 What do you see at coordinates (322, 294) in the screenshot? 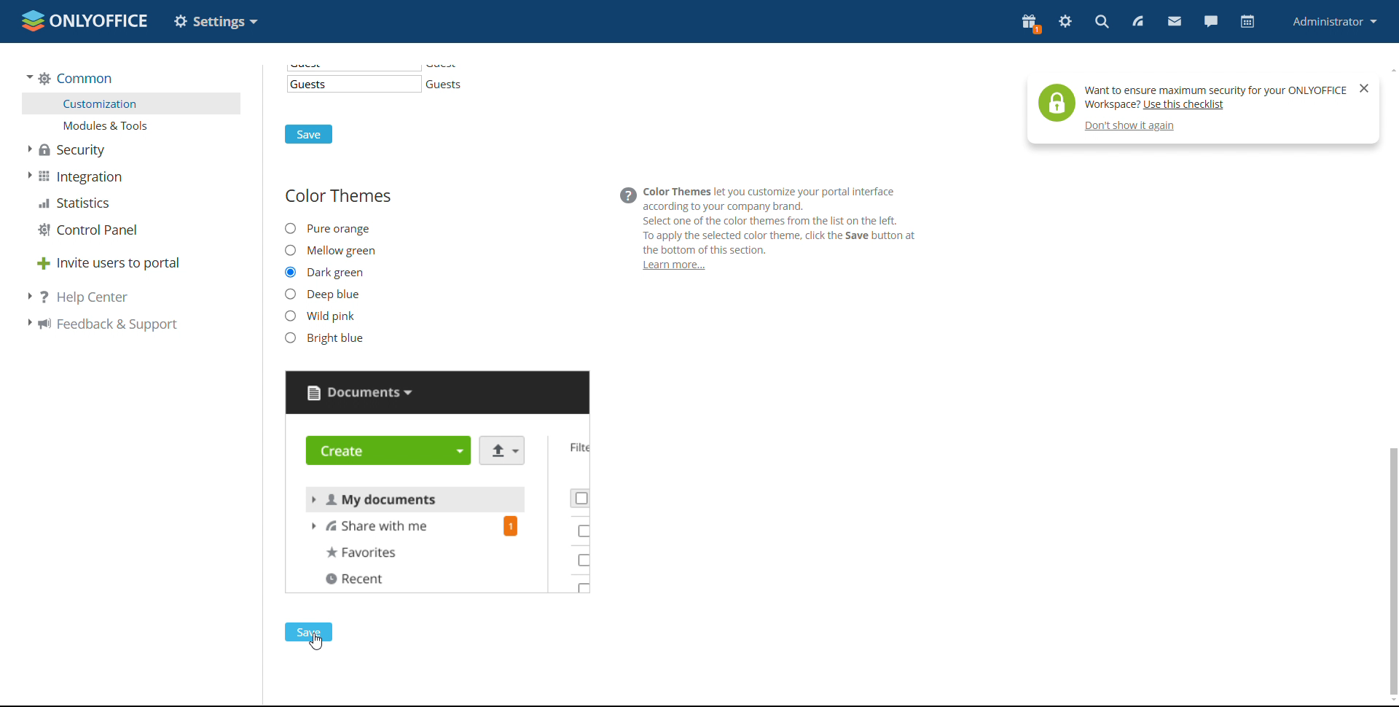
I see `deep blue` at bounding box center [322, 294].